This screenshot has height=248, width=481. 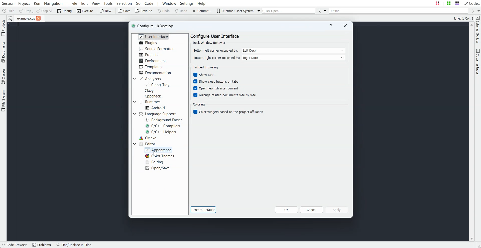 What do you see at coordinates (156, 49) in the screenshot?
I see `Source Formatter` at bounding box center [156, 49].